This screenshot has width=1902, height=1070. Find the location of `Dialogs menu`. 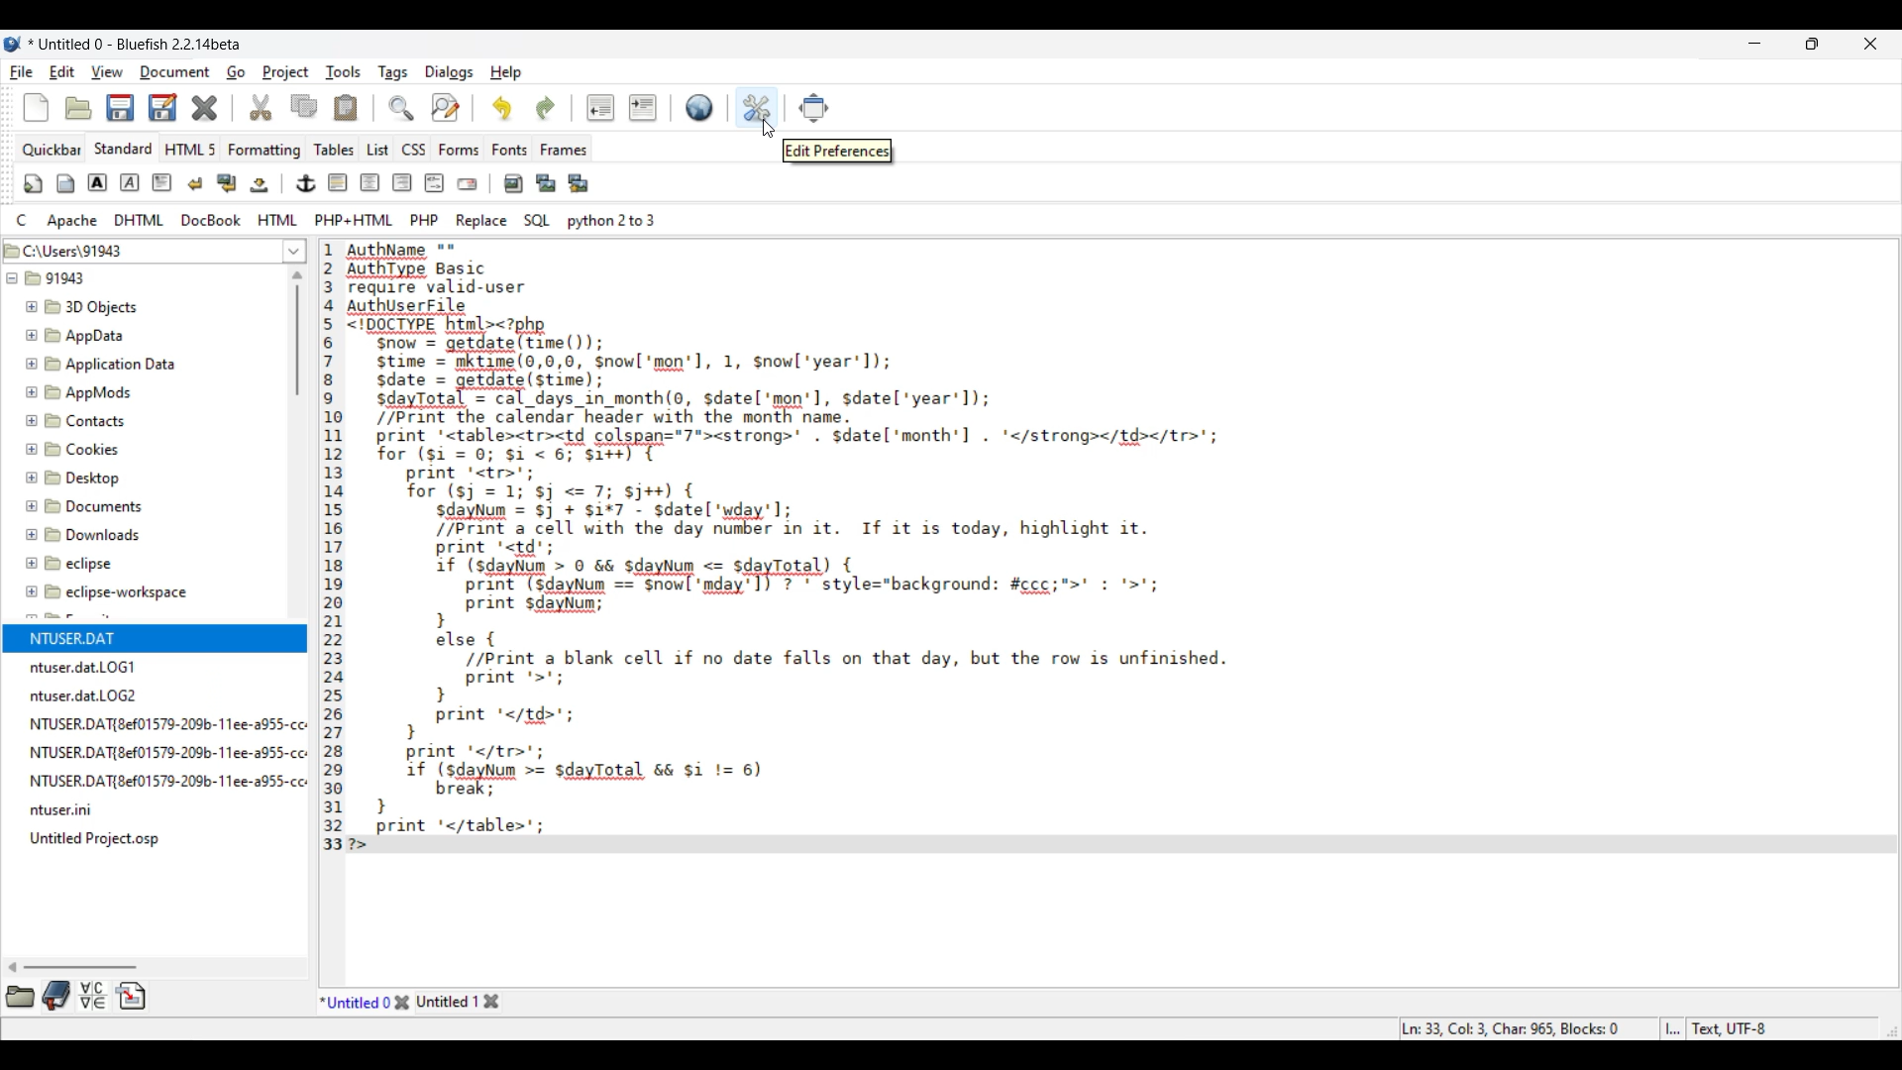

Dialogs menu is located at coordinates (449, 72).